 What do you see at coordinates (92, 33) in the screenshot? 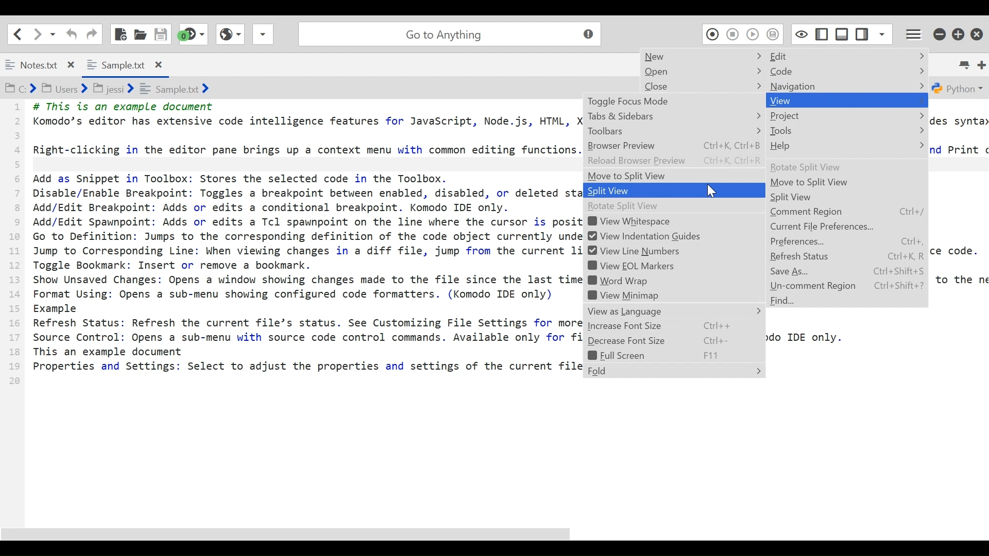
I see `Redo` at bounding box center [92, 33].